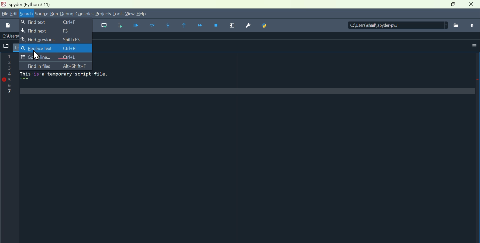 The height and width of the screenshot is (243, 480). I want to click on Directory, so click(396, 25).